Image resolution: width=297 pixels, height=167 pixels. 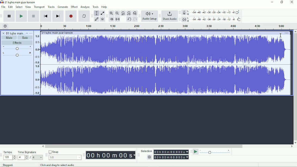 I want to click on Solo, so click(x=25, y=38).